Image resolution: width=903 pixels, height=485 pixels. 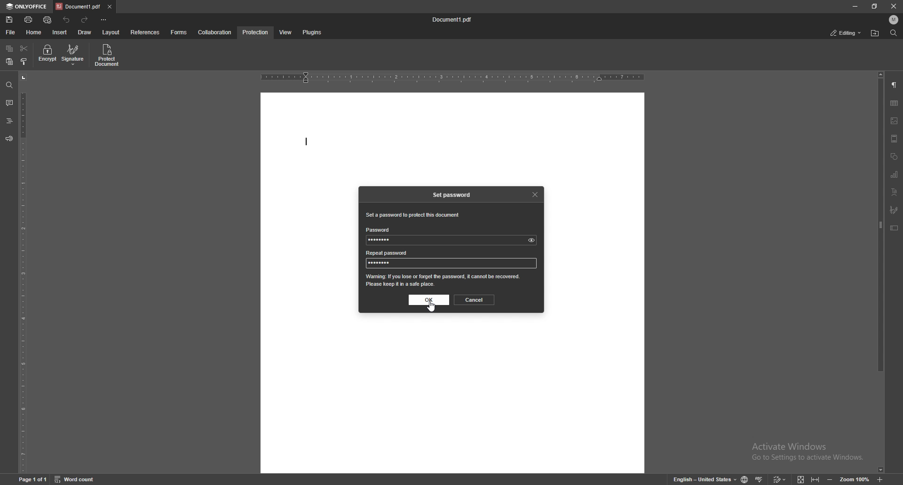 What do you see at coordinates (452, 77) in the screenshot?
I see `horizontal scale` at bounding box center [452, 77].